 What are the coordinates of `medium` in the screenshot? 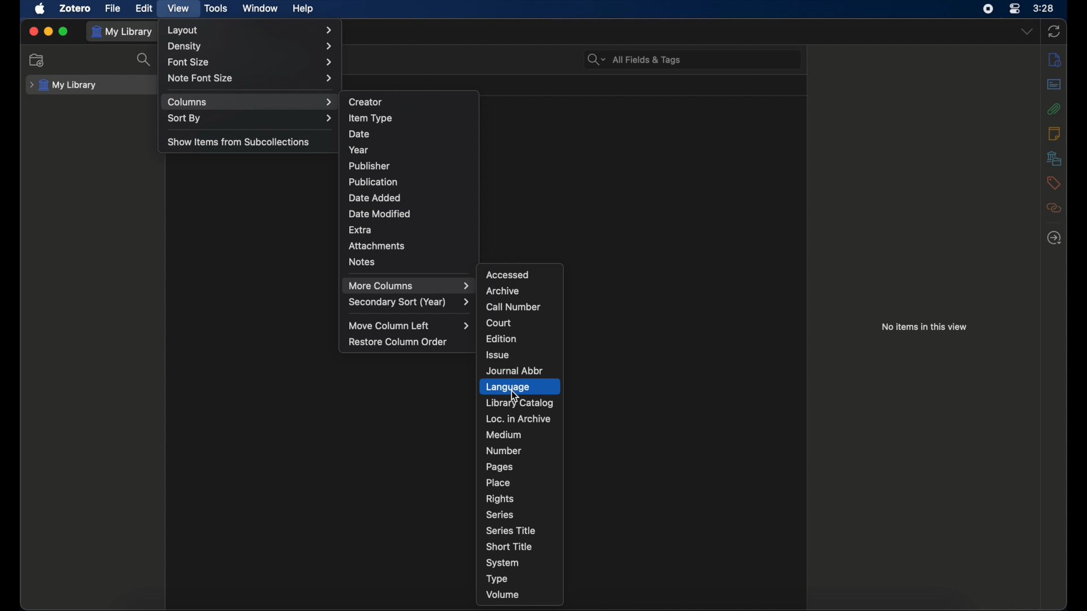 It's located at (503, 435).